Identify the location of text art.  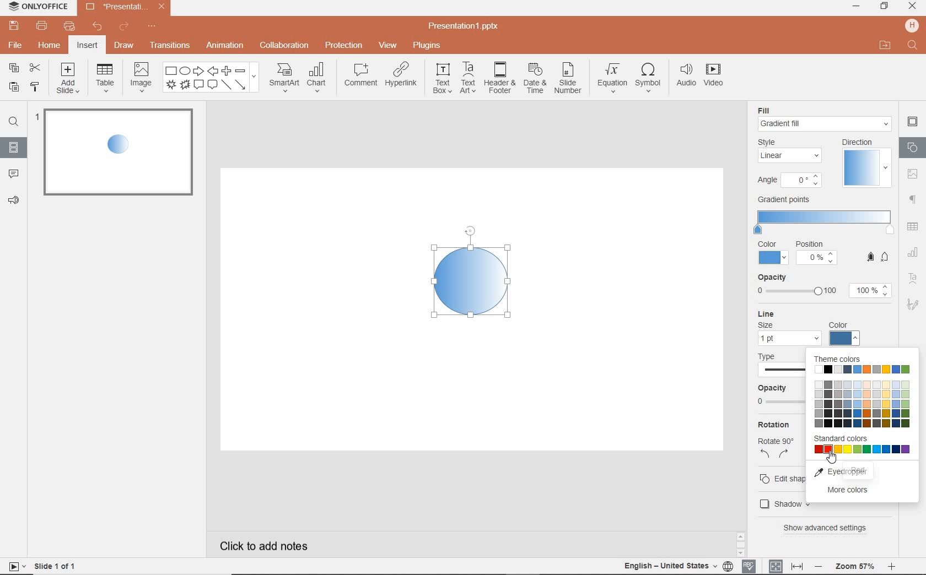
(913, 278).